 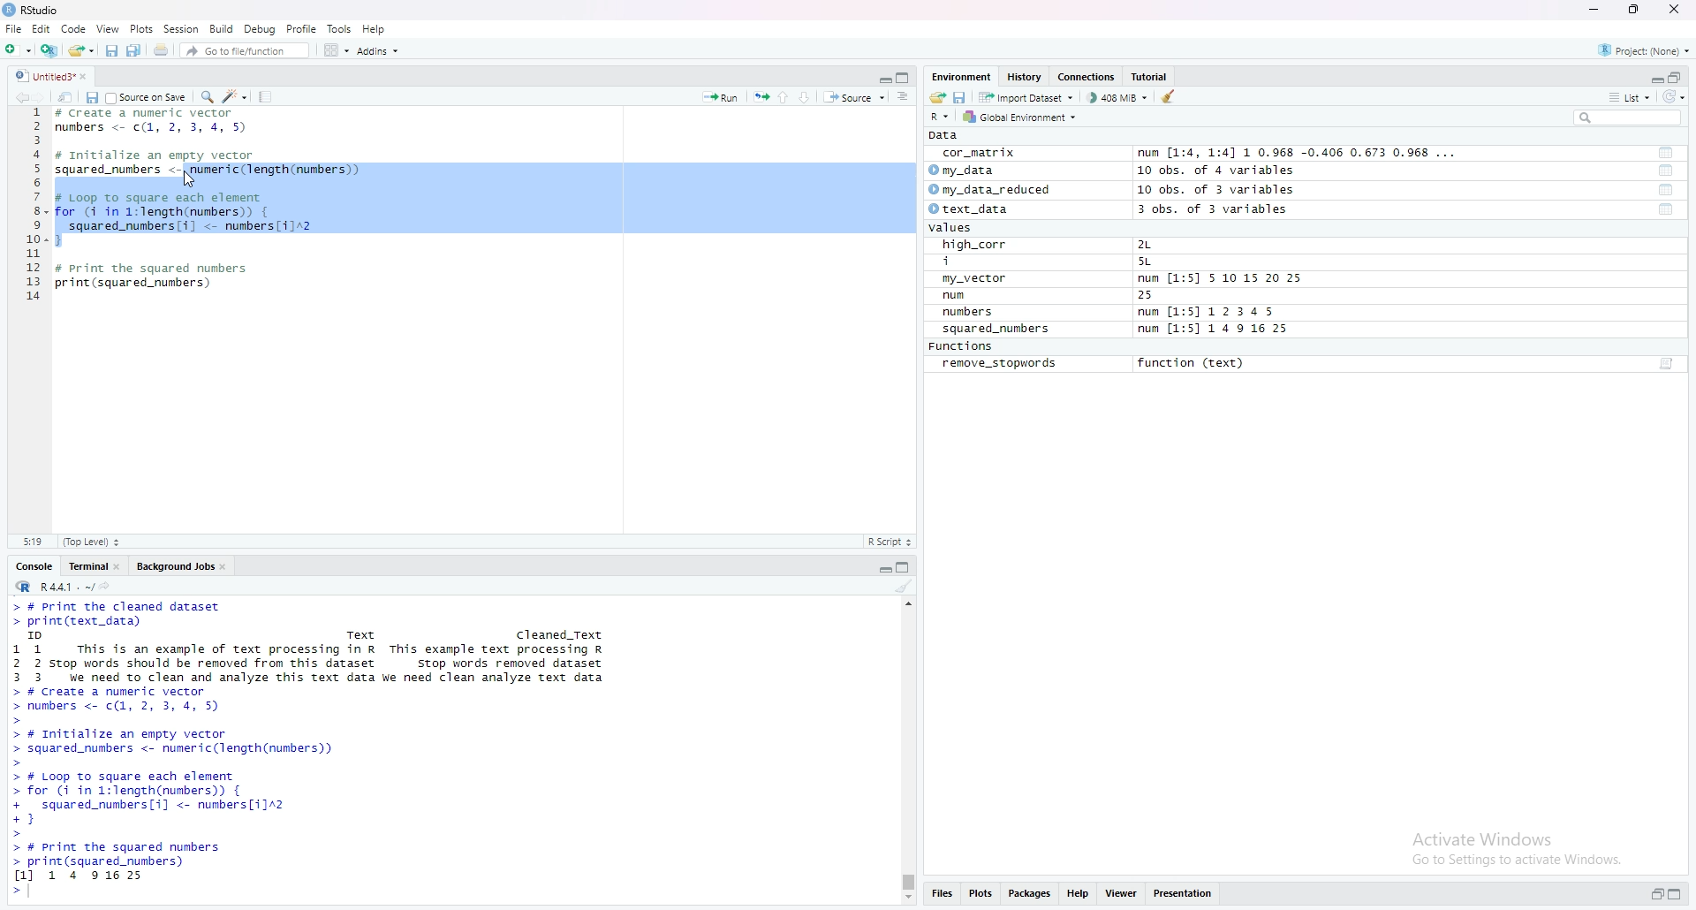 I want to click on clear objects, so click(x=1170, y=96).